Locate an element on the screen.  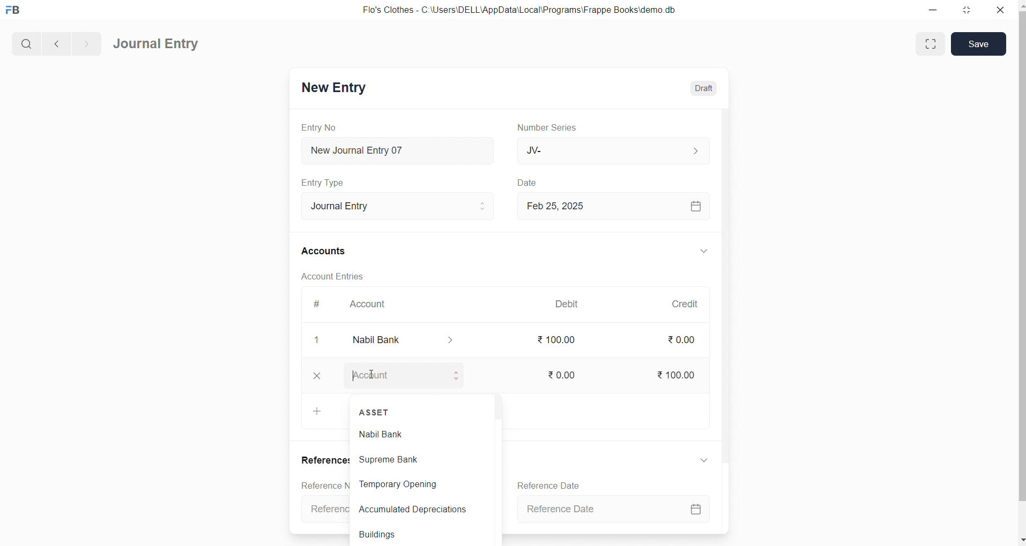
maximize window is located at coordinates (931, 44).